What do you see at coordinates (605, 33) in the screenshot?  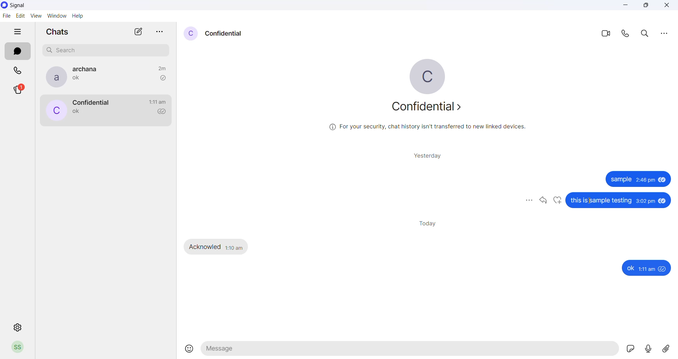 I see `video call` at bounding box center [605, 33].